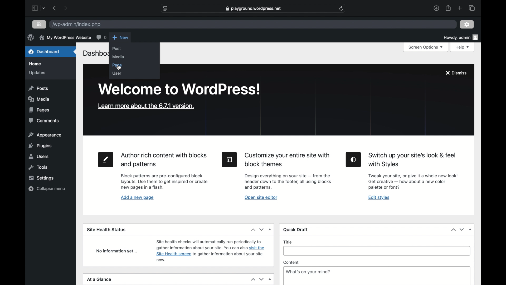  Describe the element at coordinates (261, 198) in the screenshot. I see `open site editor` at that location.